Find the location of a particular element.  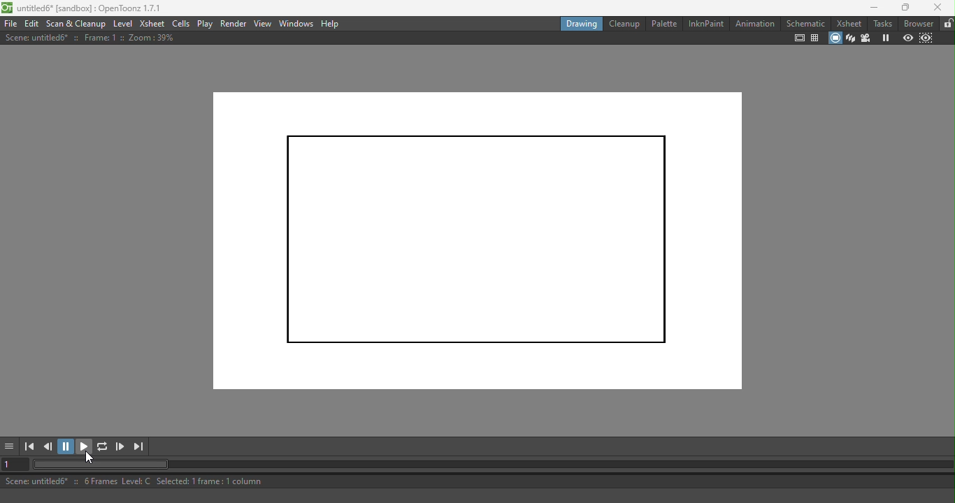

Render is located at coordinates (234, 24).